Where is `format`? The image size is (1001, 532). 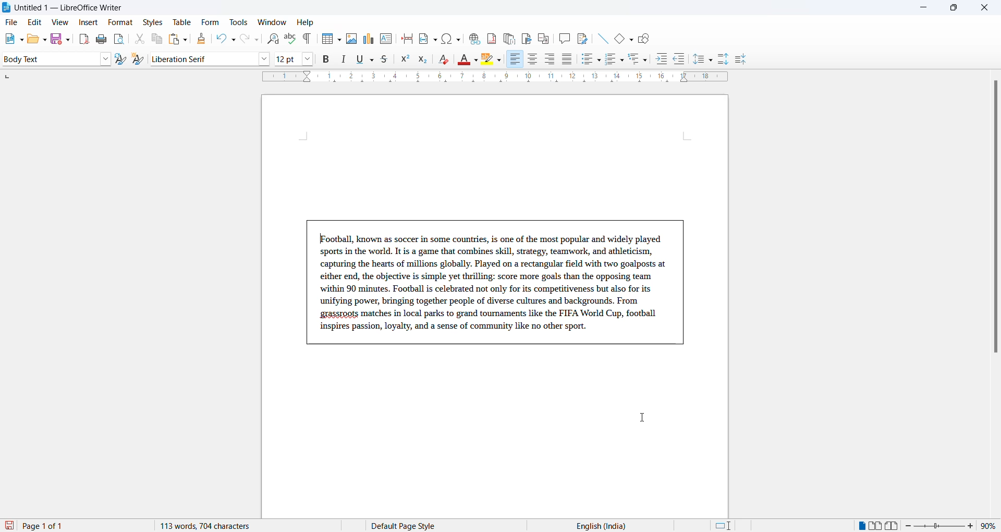 format is located at coordinates (118, 23).